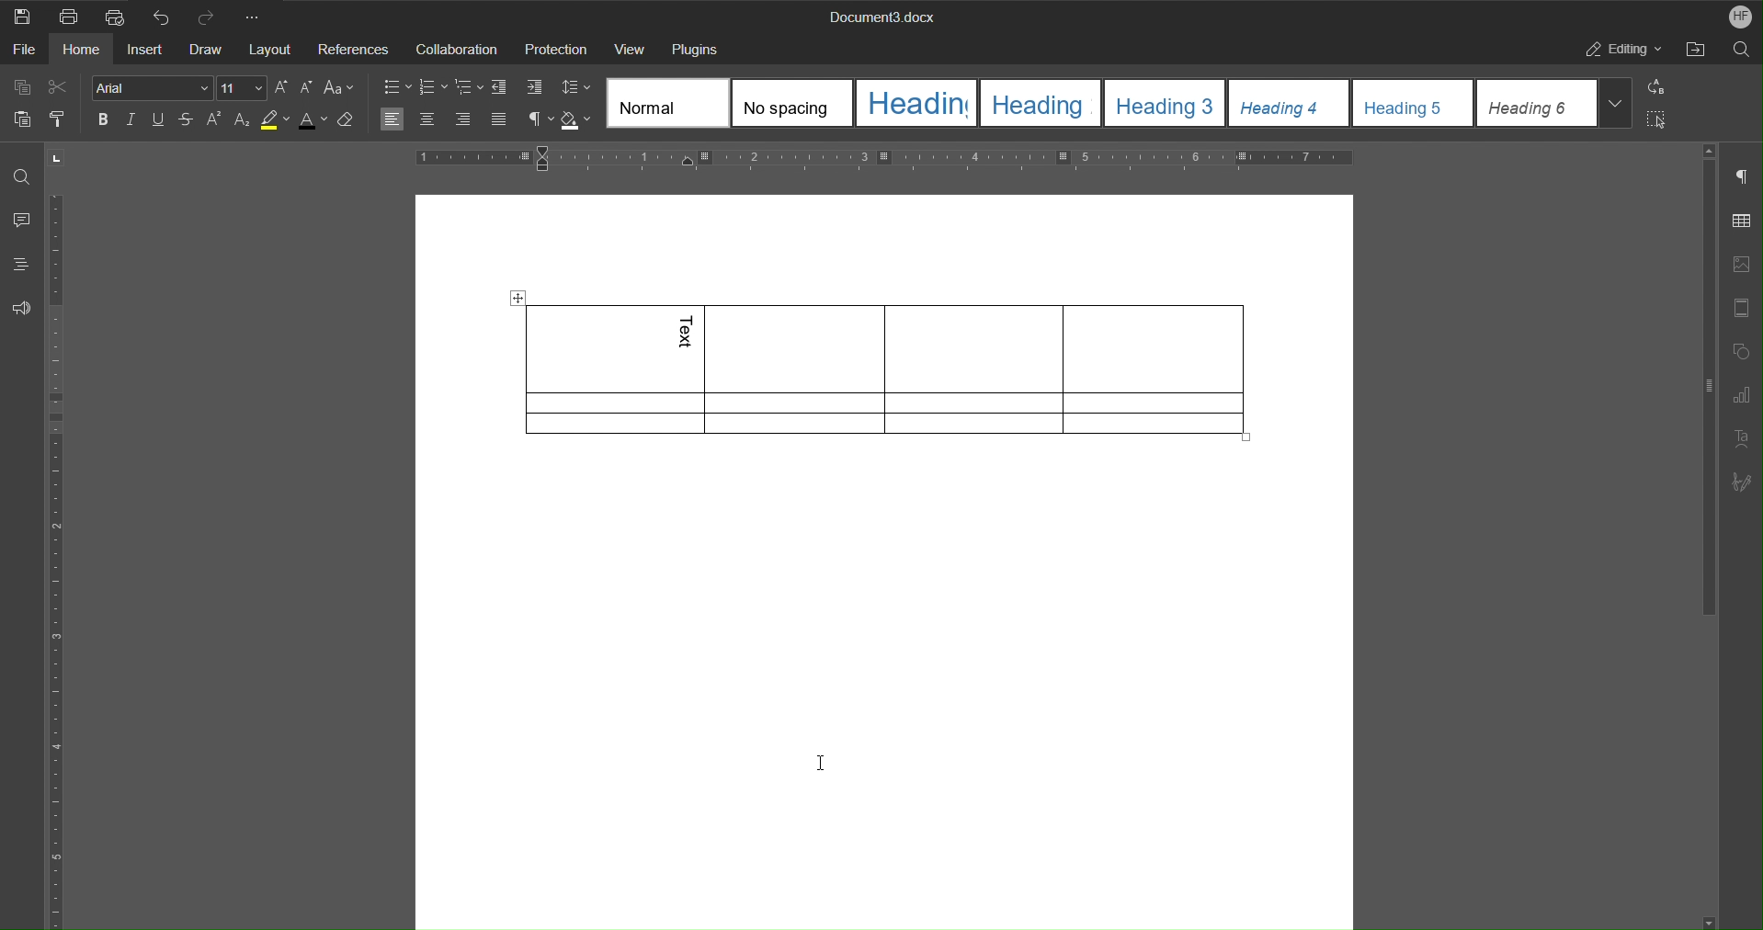  I want to click on No spacing, so click(792, 104).